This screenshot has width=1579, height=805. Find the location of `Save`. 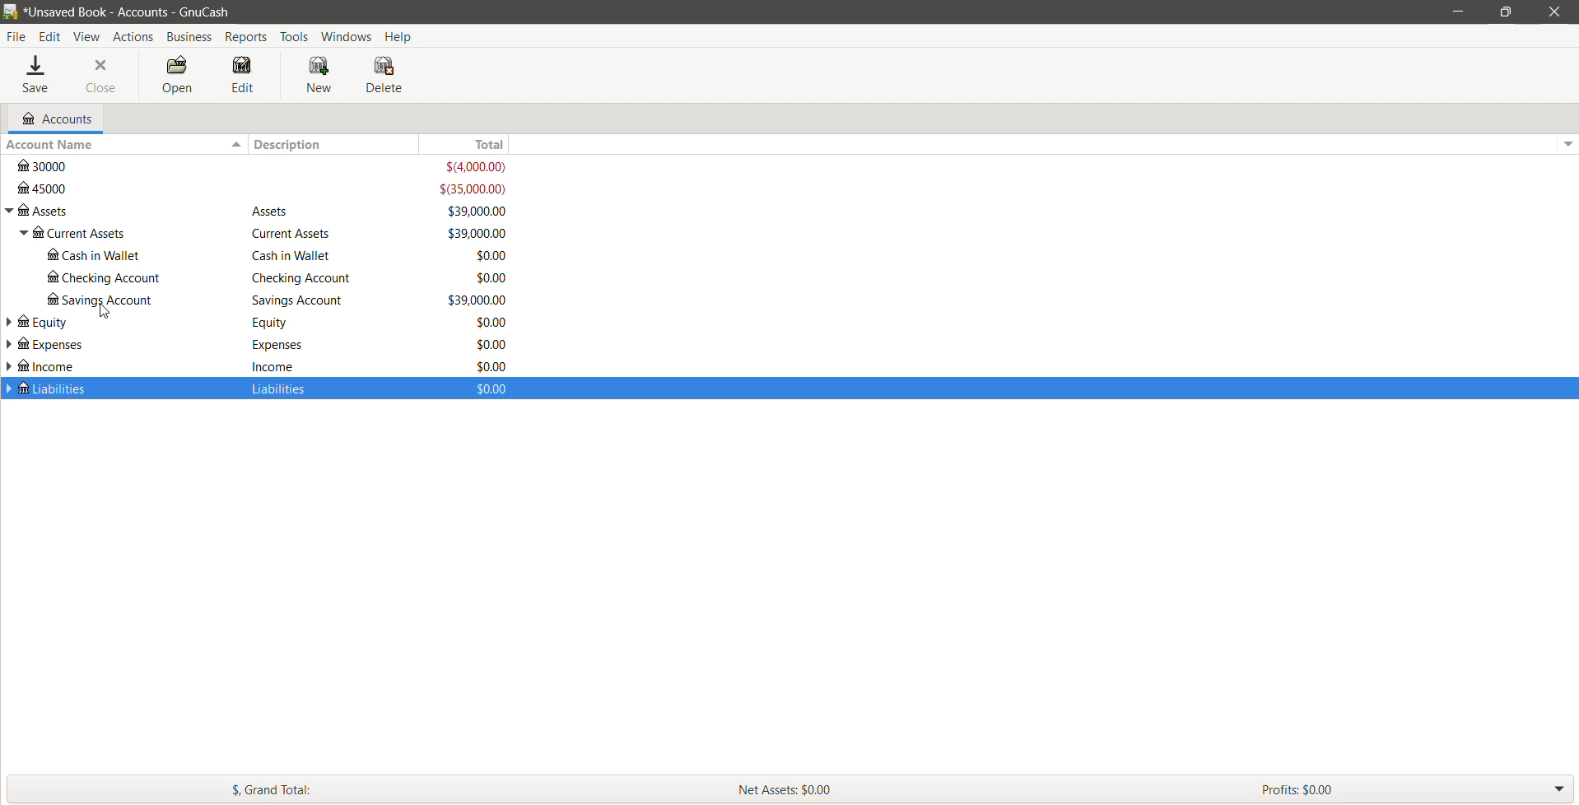

Save is located at coordinates (38, 73).